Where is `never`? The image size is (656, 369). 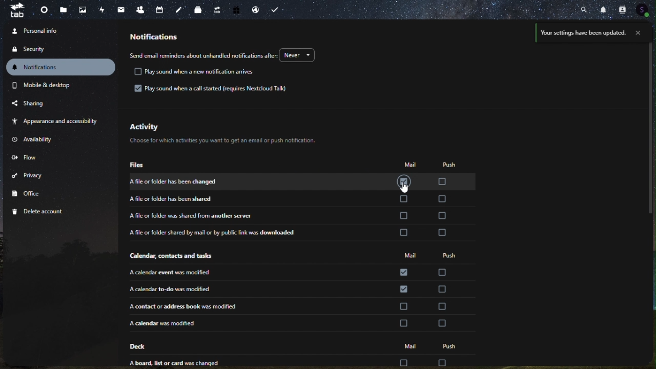 never is located at coordinates (298, 56).